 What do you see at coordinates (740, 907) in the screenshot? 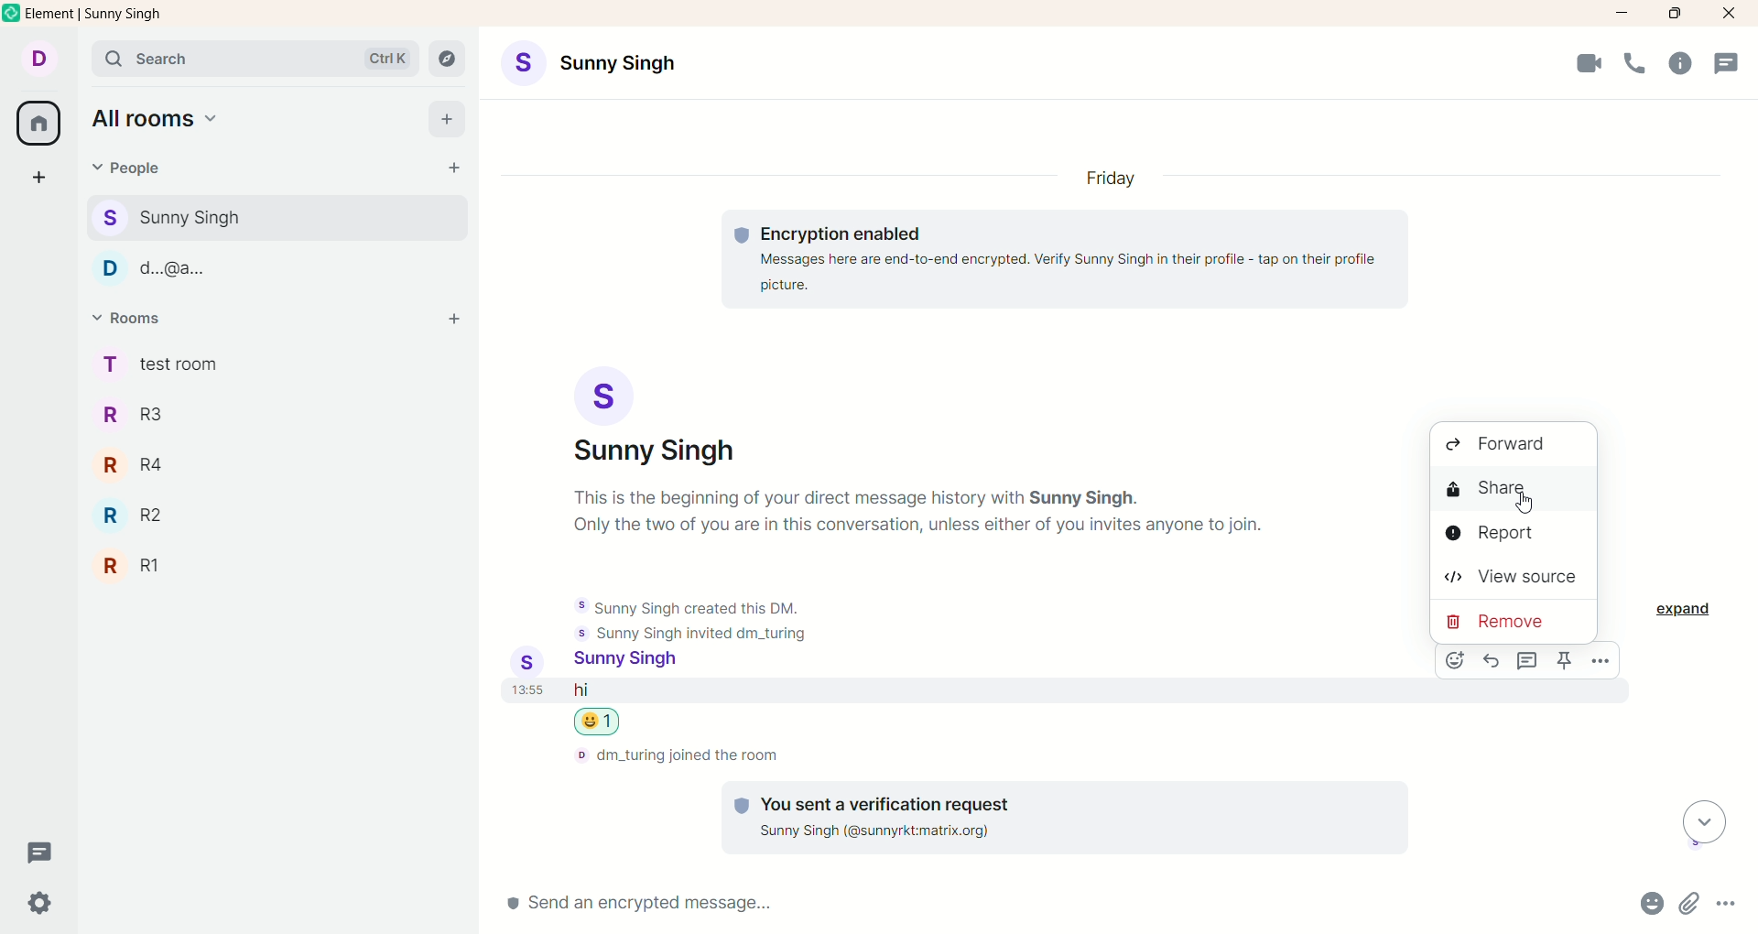
I see `send message` at bounding box center [740, 907].